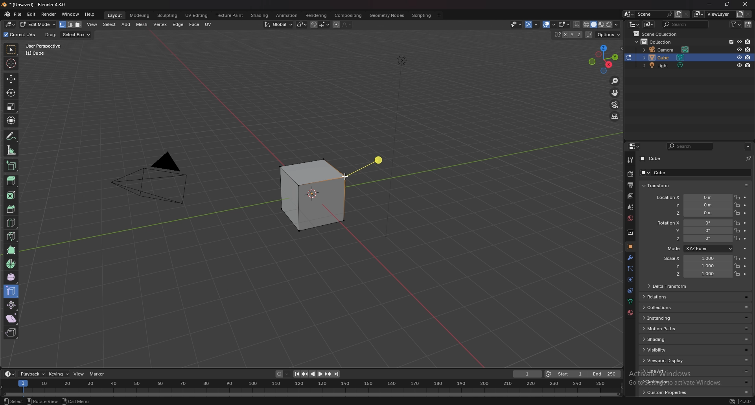  What do you see at coordinates (632, 206) in the screenshot?
I see `scene` at bounding box center [632, 206].